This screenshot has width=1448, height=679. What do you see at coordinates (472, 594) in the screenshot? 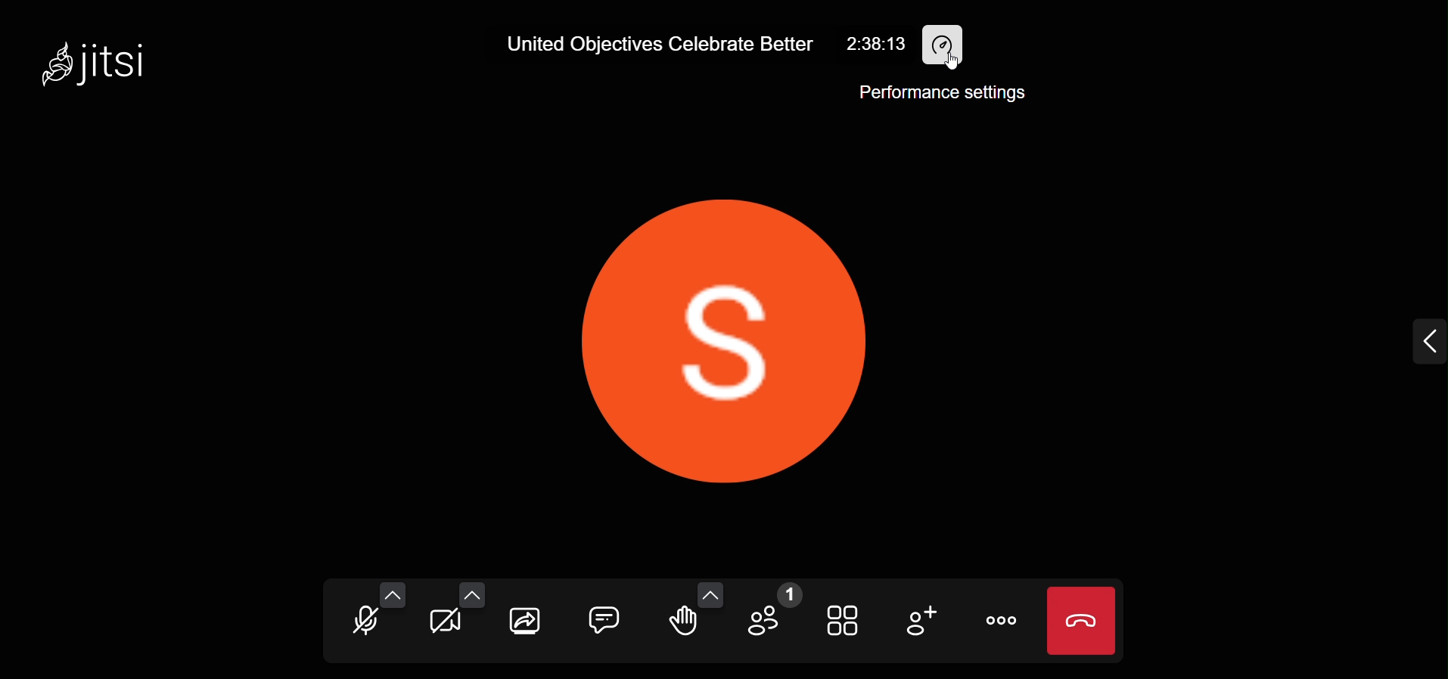
I see `more video option` at bounding box center [472, 594].